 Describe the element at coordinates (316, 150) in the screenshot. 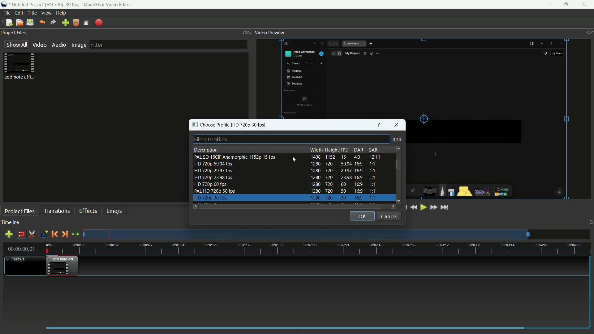

I see `width` at that location.